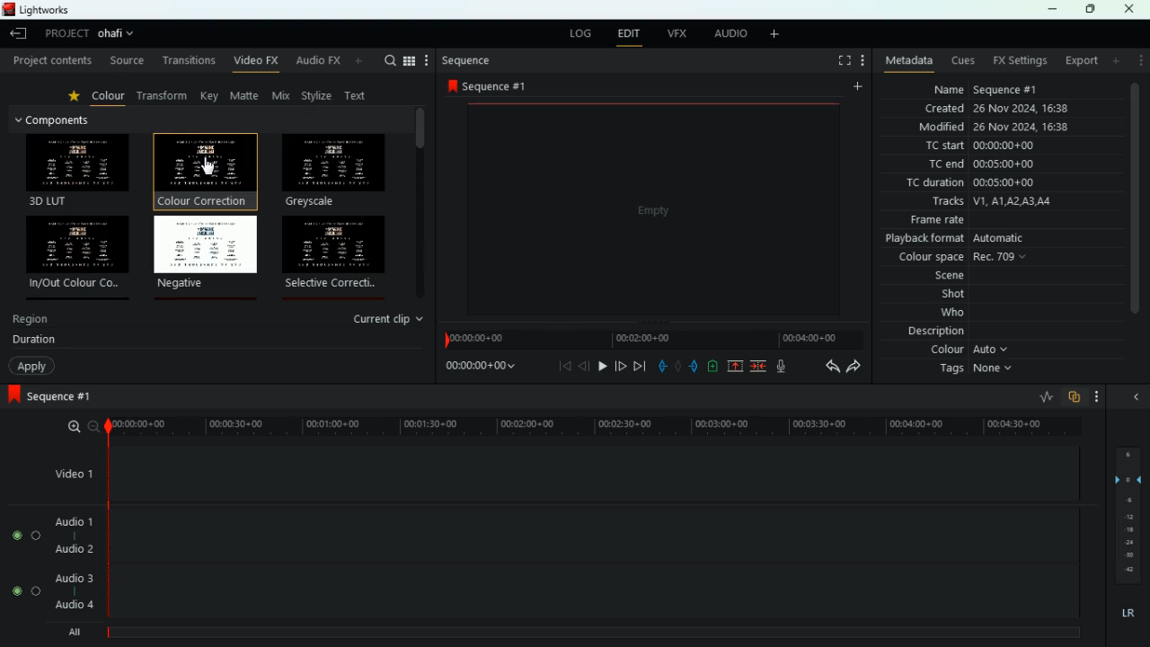  Describe the element at coordinates (827, 367) in the screenshot. I see `backward` at that location.